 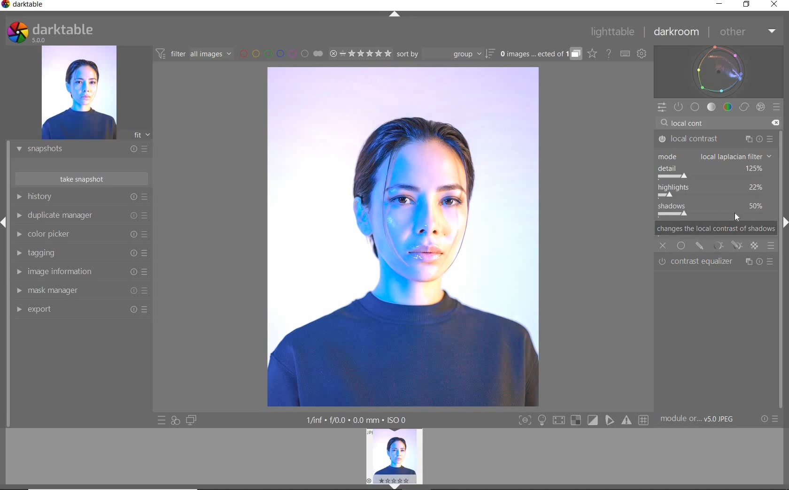 I want to click on CORRECT, so click(x=745, y=108).